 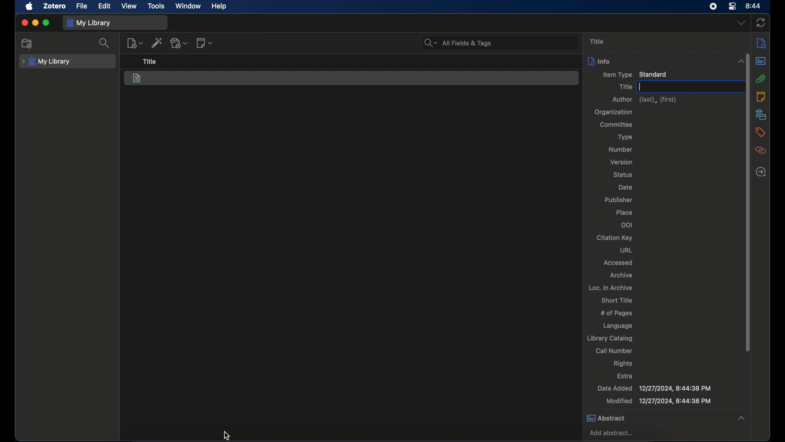 What do you see at coordinates (713, 7) in the screenshot?
I see `screen recorder` at bounding box center [713, 7].